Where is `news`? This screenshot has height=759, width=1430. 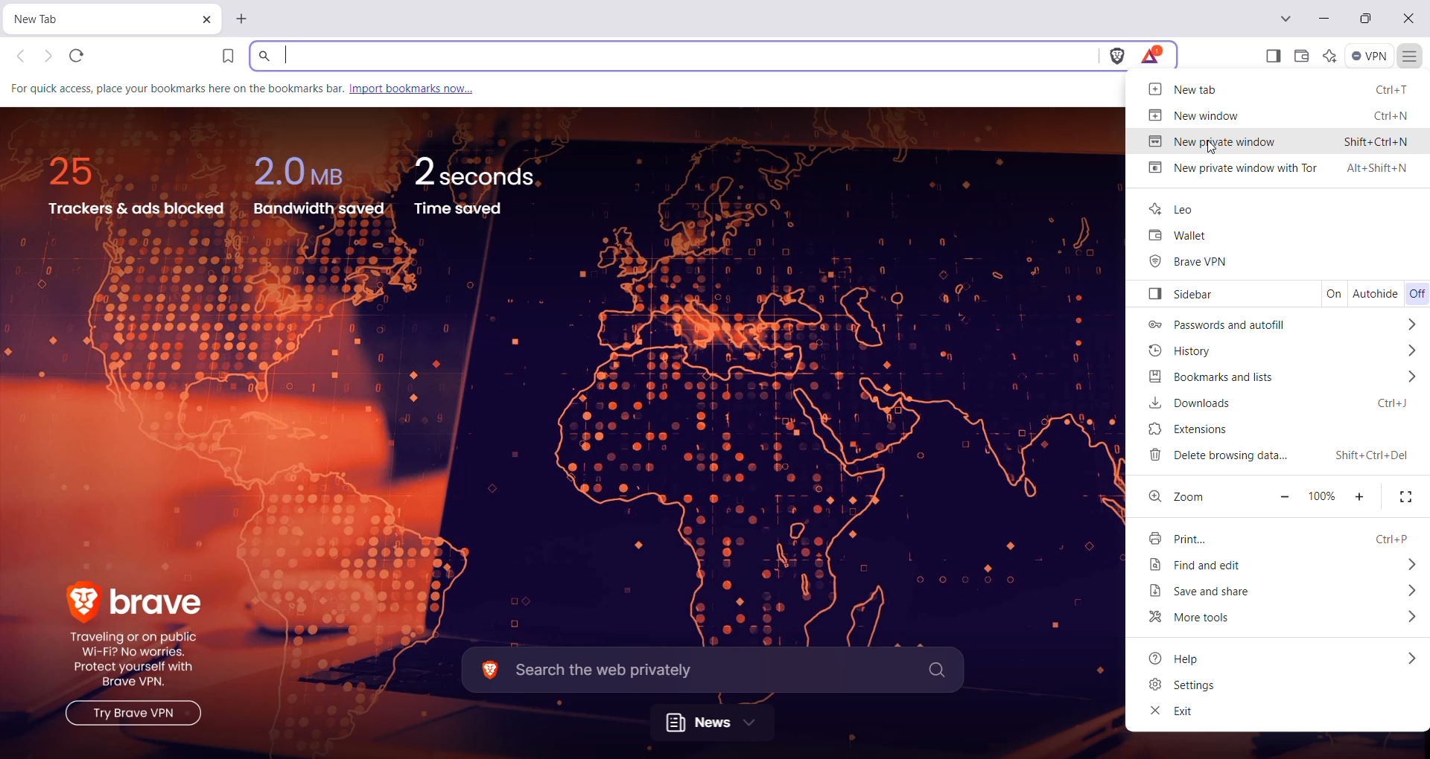
news is located at coordinates (711, 722).